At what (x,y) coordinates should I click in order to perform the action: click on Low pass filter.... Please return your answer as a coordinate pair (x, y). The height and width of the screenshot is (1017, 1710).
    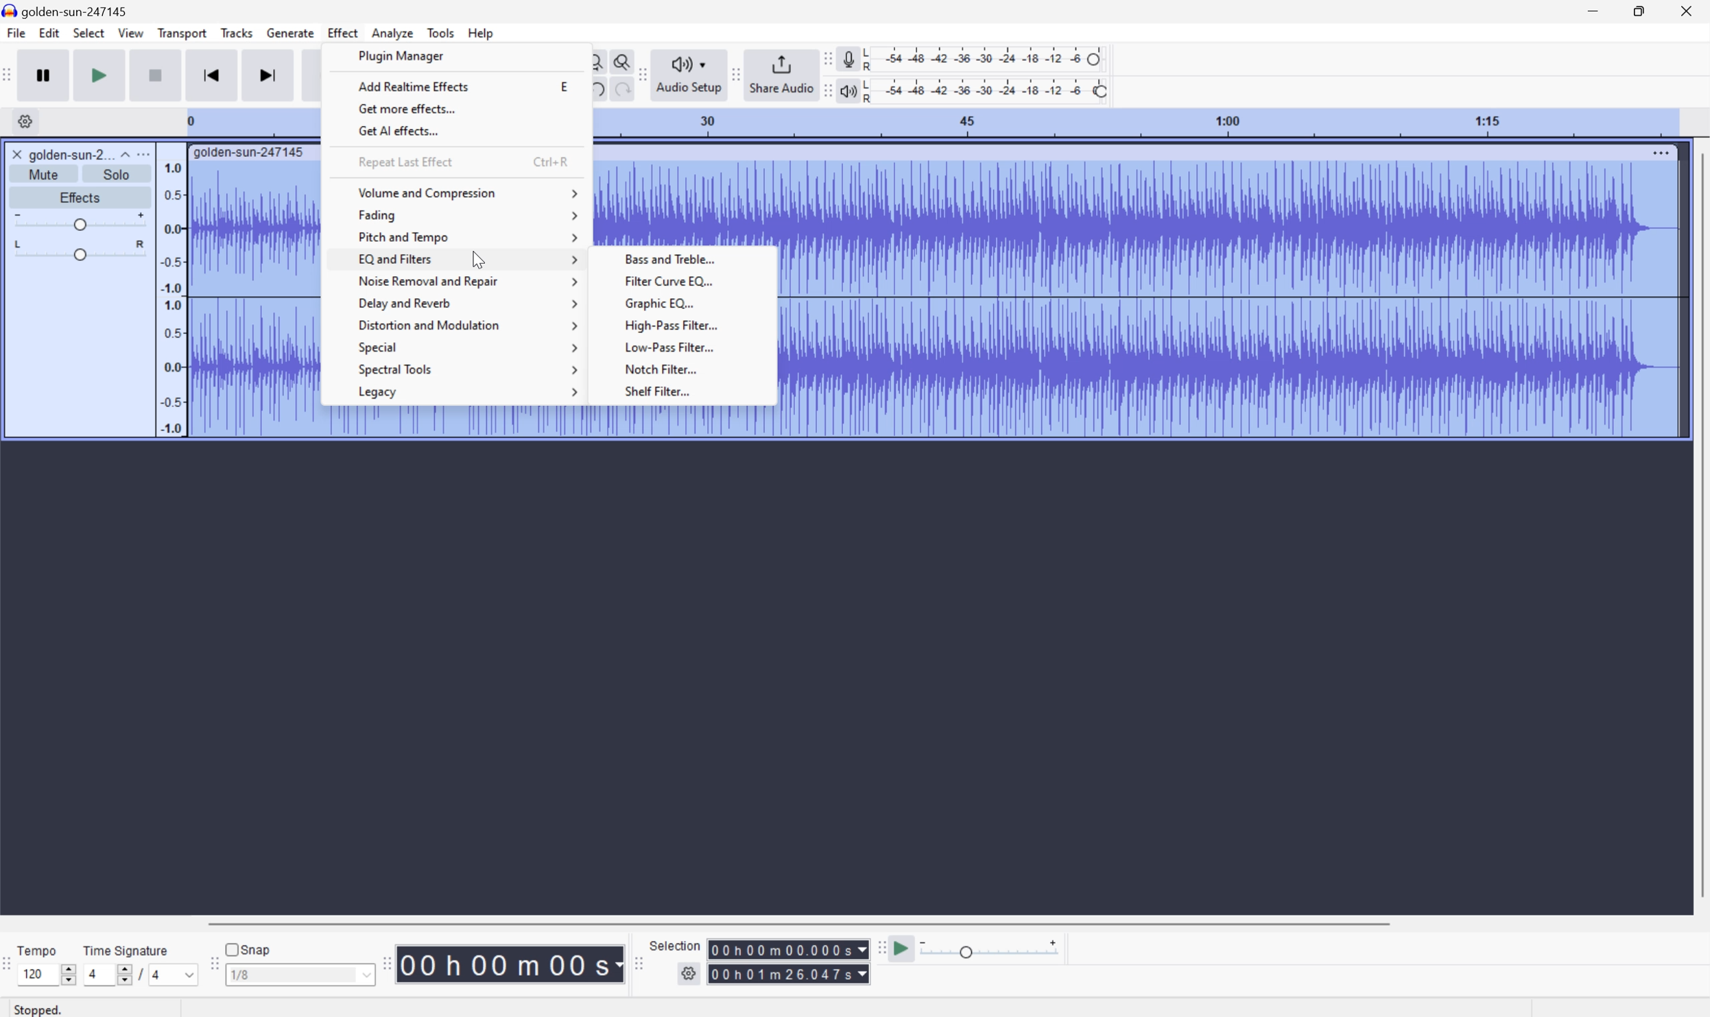
    Looking at the image, I should click on (695, 346).